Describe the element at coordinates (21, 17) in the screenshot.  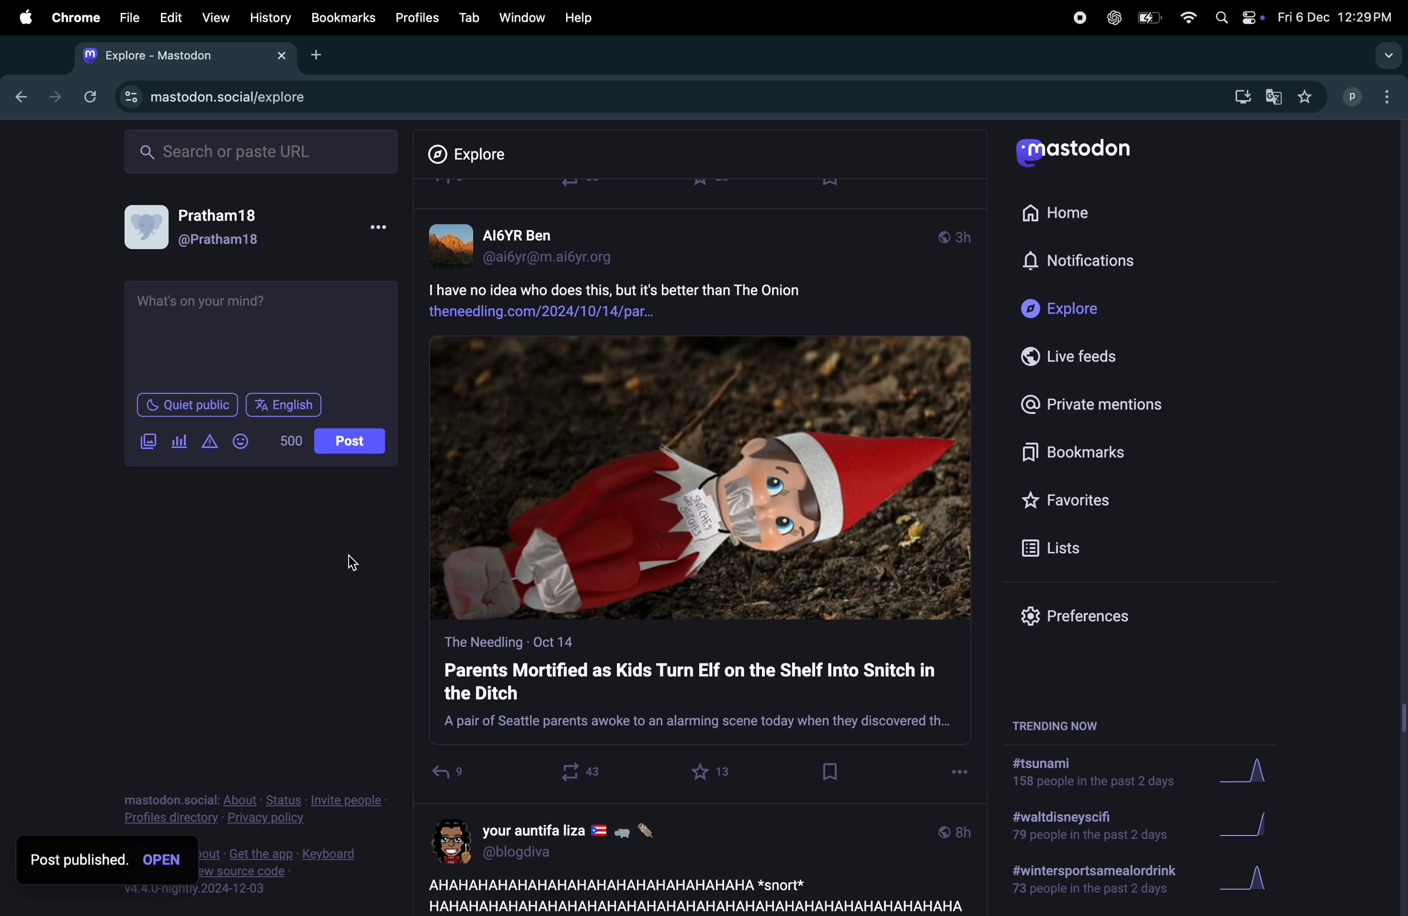
I see `apple menu` at that location.